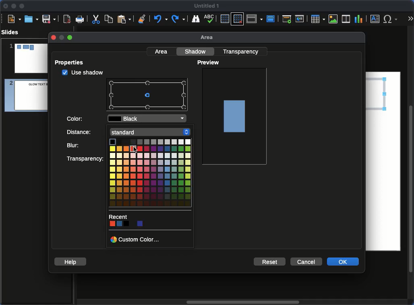  Describe the element at coordinates (287, 19) in the screenshot. I see `First slide` at that location.